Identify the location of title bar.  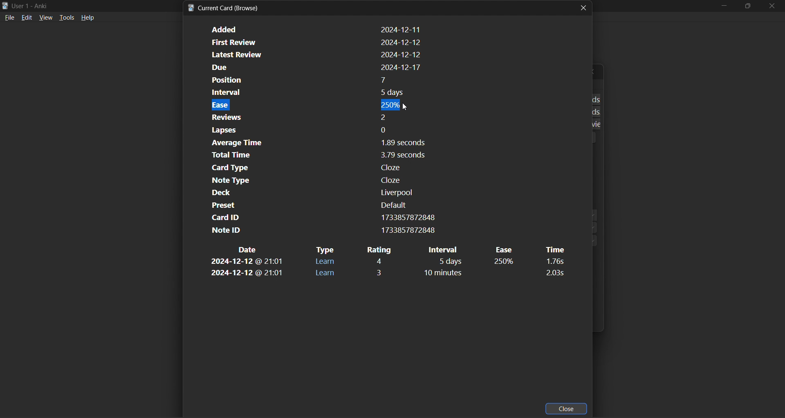
(36, 6).